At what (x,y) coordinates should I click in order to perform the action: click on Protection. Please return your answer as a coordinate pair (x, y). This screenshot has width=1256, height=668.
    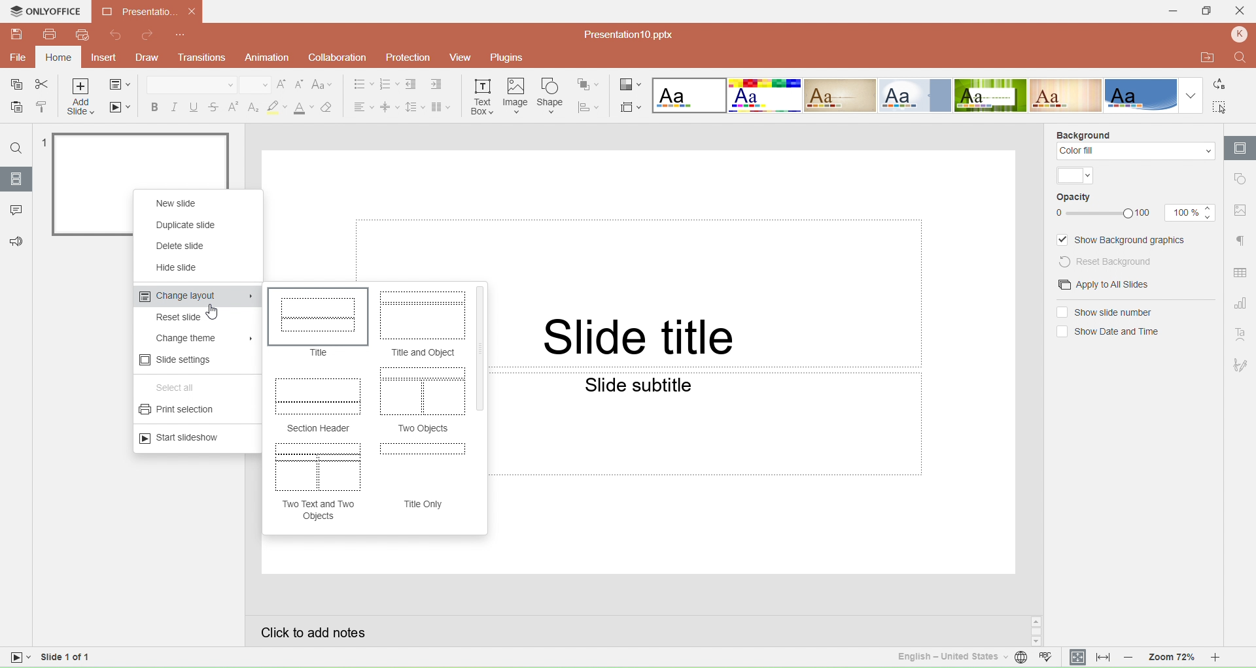
    Looking at the image, I should click on (405, 57).